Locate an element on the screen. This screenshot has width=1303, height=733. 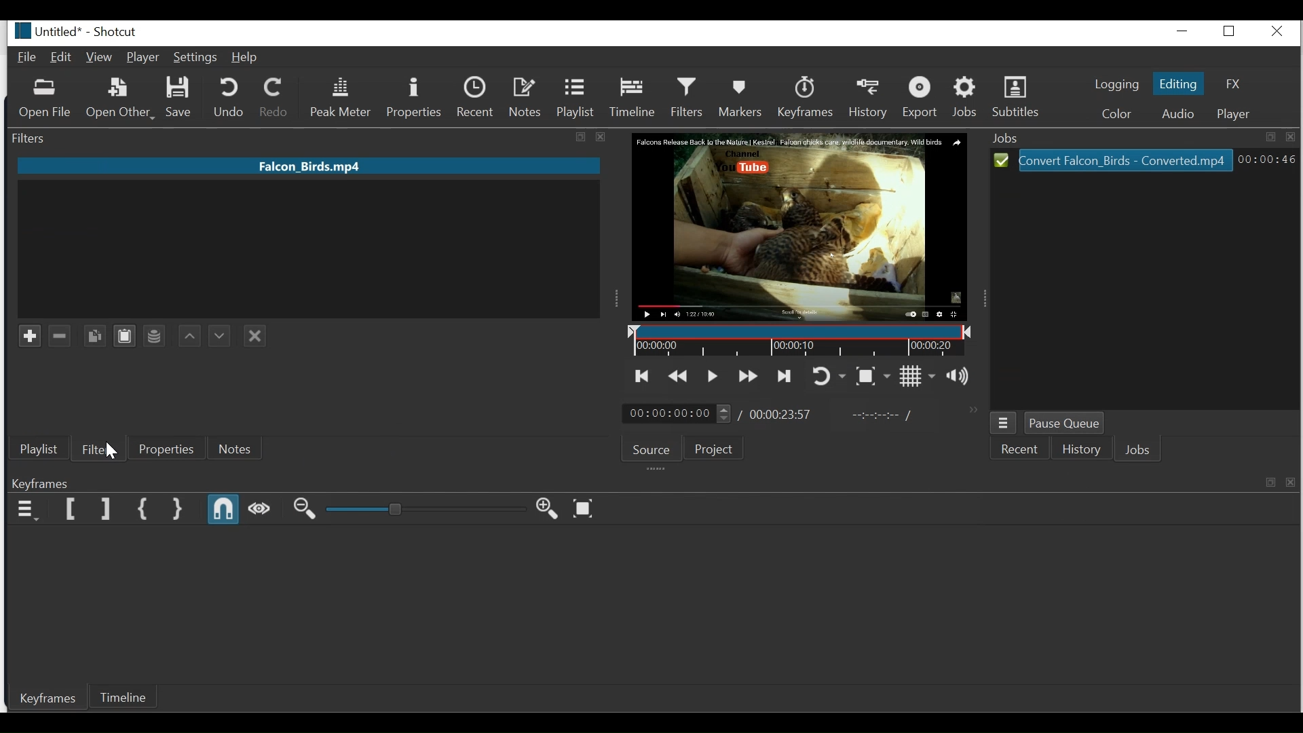
Remove selected filter is located at coordinates (60, 335).